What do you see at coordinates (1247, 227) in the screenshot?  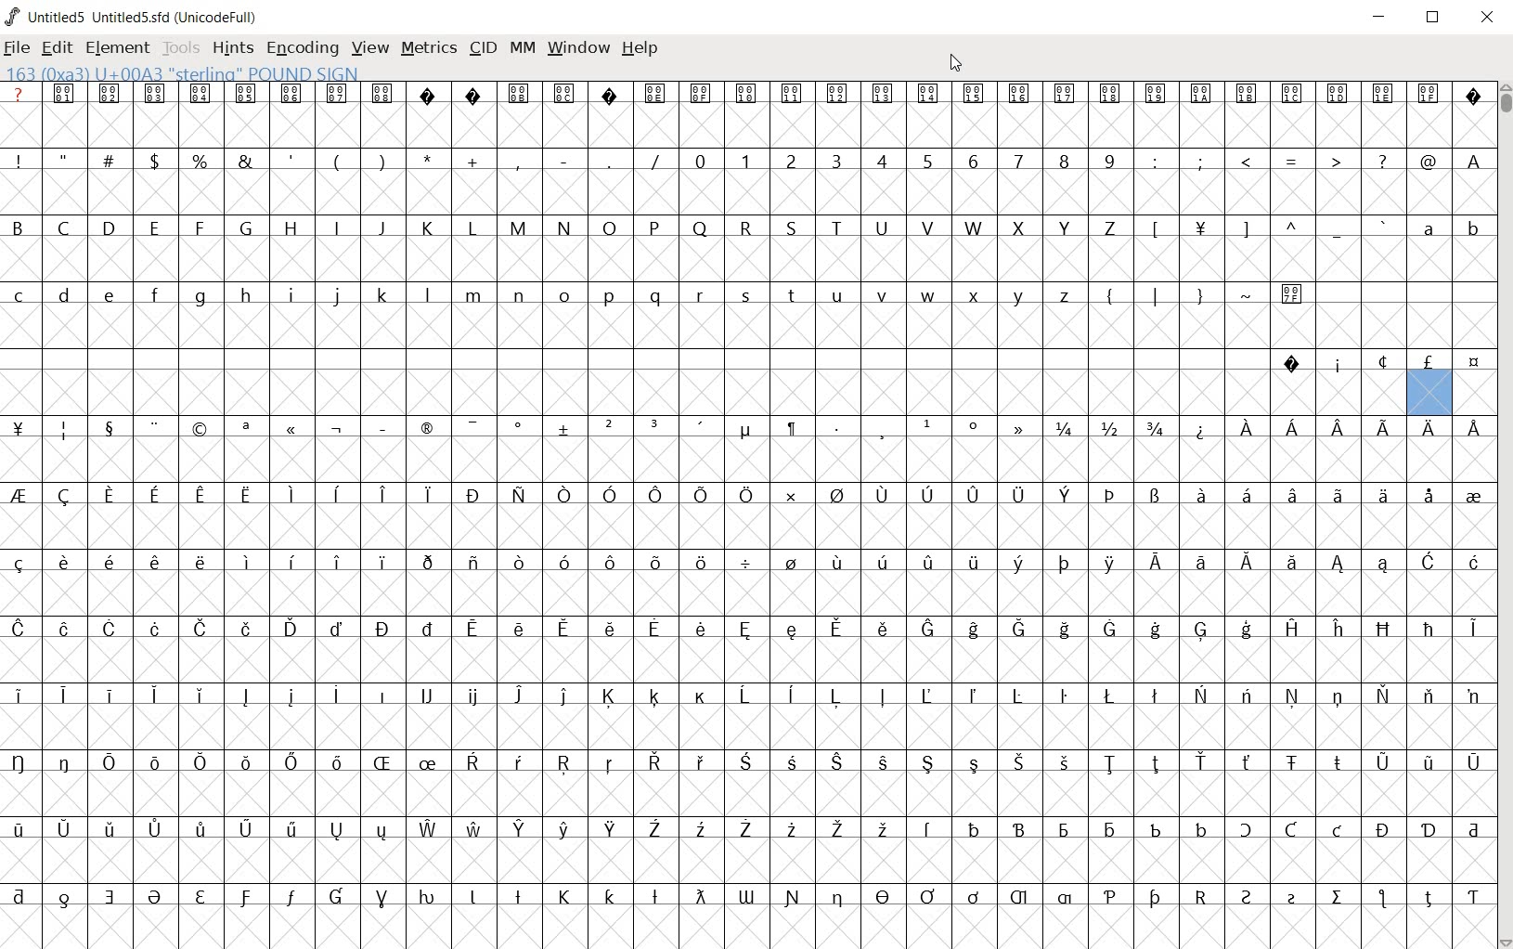 I see `]` at bounding box center [1247, 227].